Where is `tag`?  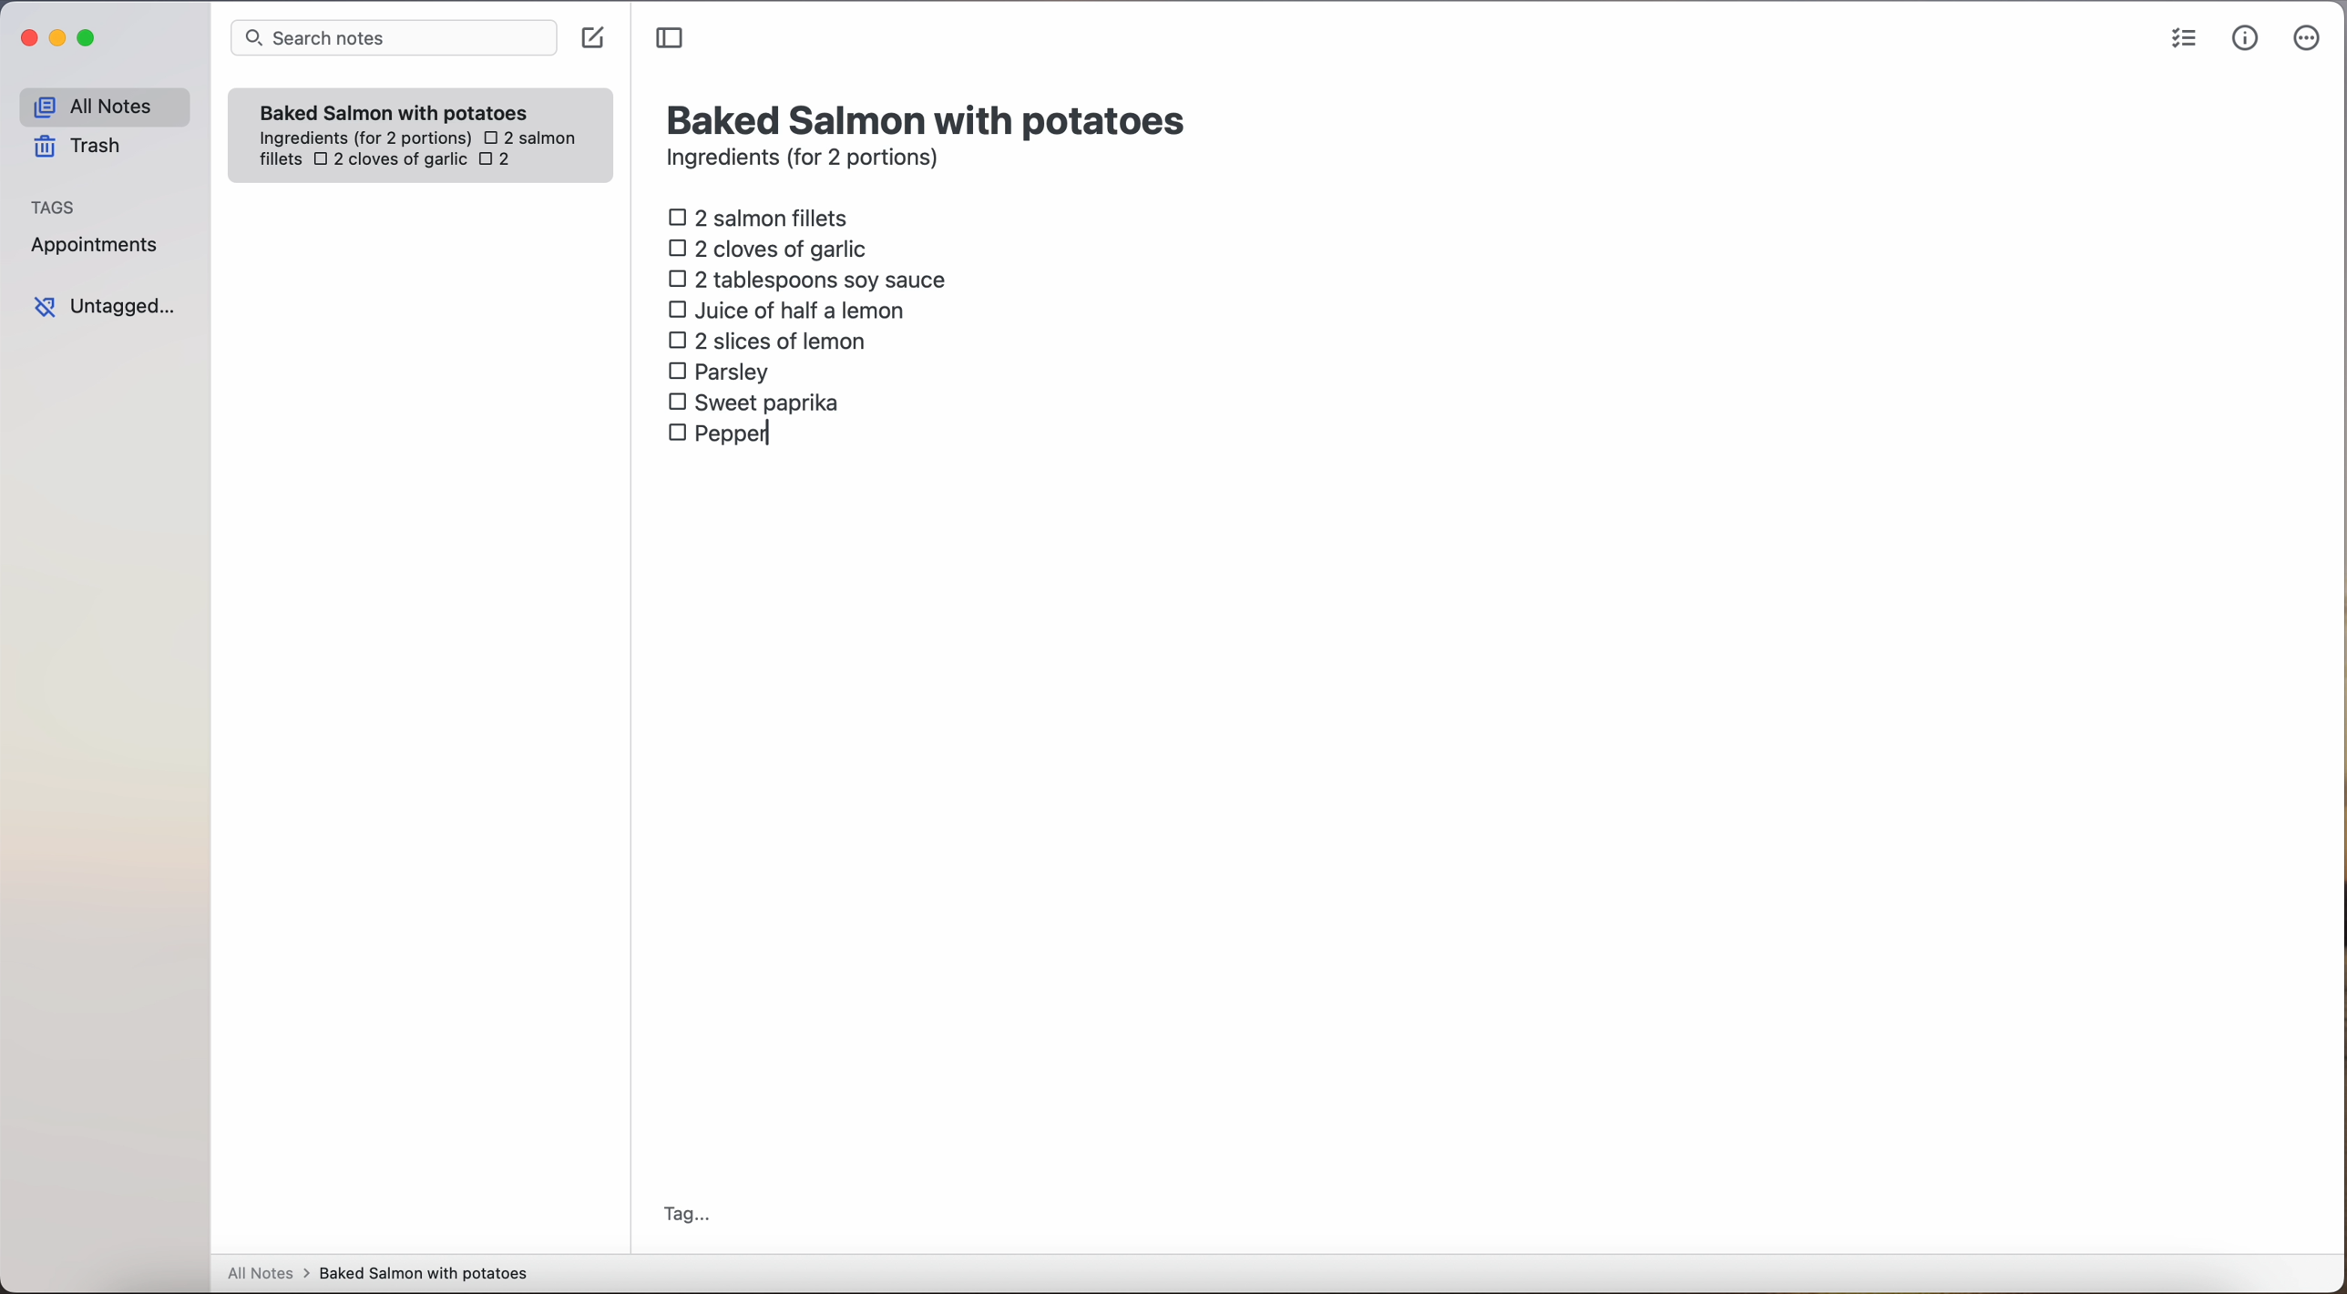 tag is located at coordinates (685, 1217).